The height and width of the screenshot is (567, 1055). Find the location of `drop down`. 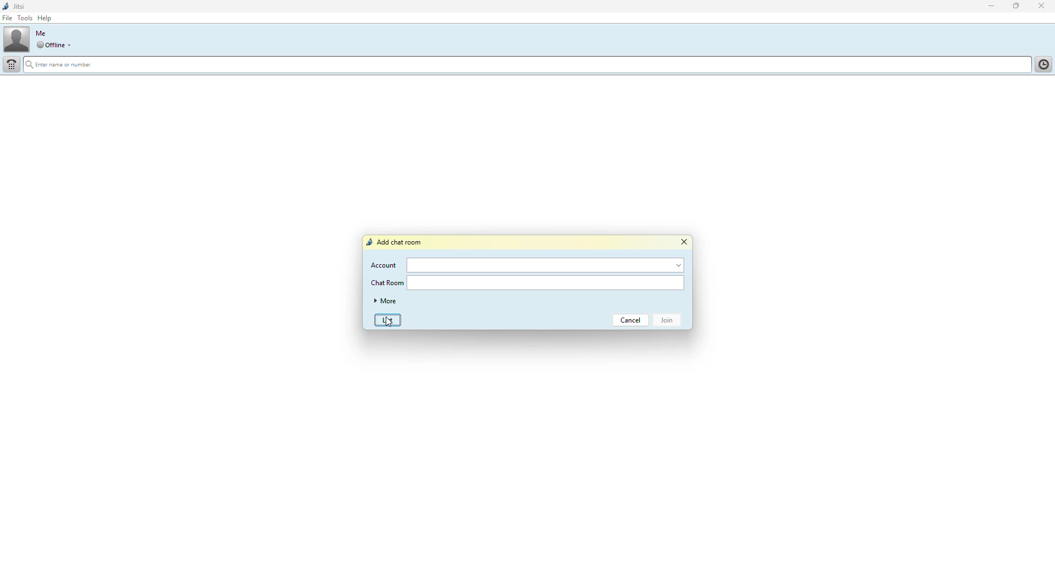

drop down is located at coordinates (72, 45).